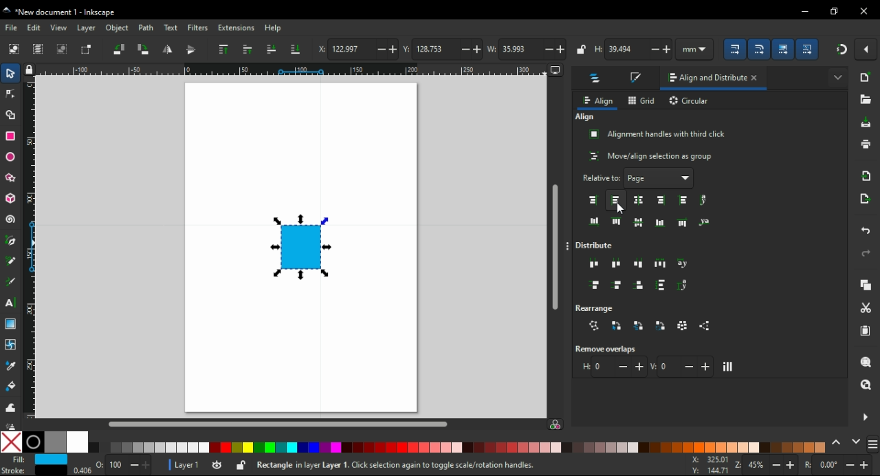 The image size is (880, 476). Describe the element at coordinates (782, 49) in the screenshot. I see `move gradients along with the objects` at that location.